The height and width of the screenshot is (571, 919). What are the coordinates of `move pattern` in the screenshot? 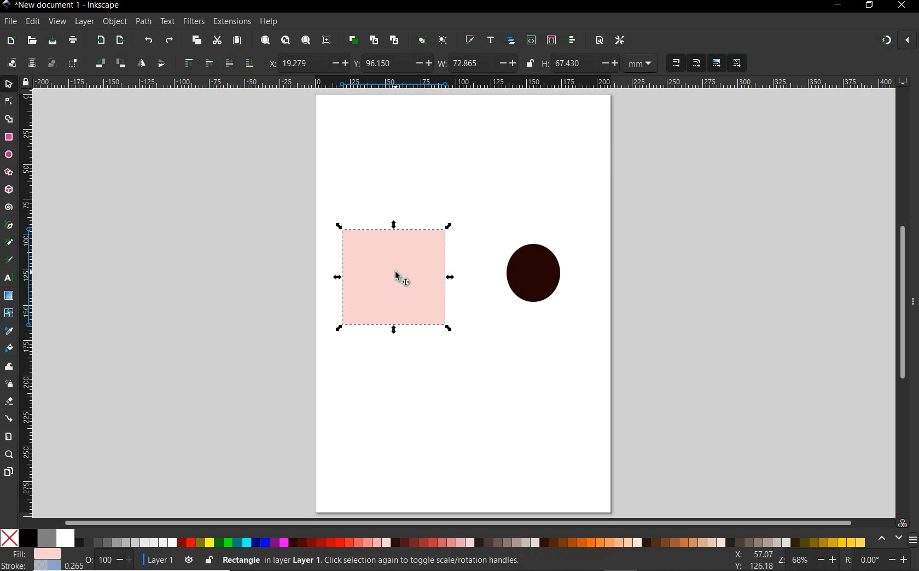 It's located at (736, 63).